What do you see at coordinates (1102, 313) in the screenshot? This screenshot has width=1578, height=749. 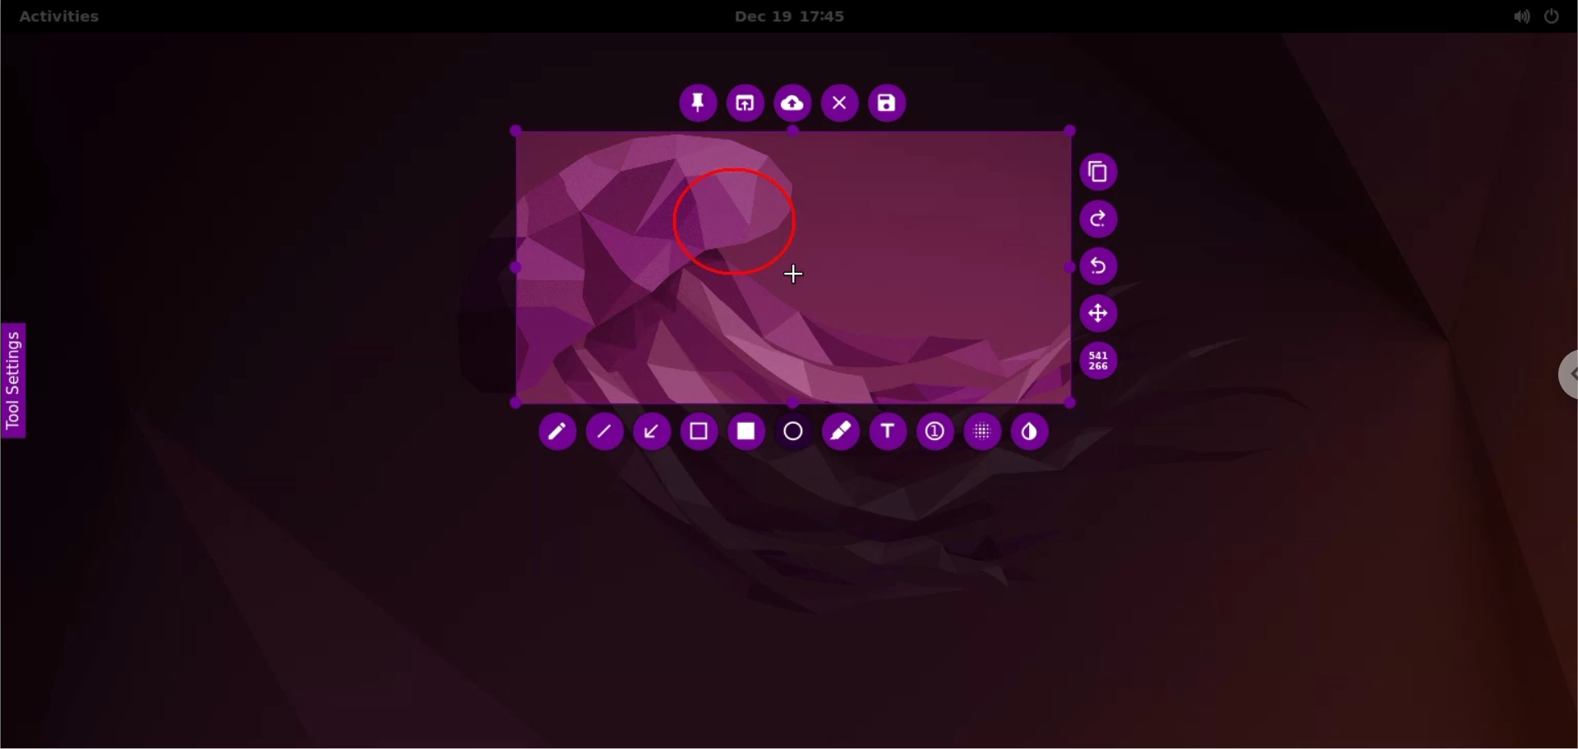 I see `move selection` at bounding box center [1102, 313].